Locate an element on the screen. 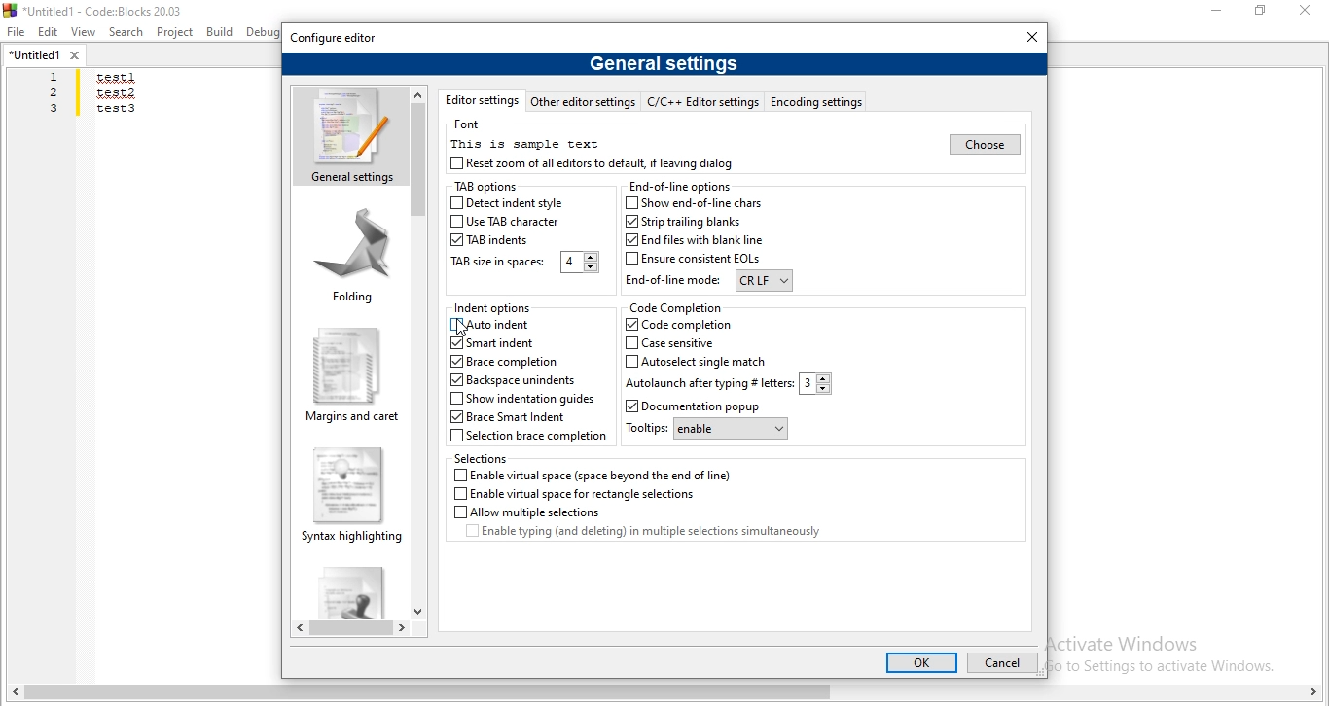  Font is located at coordinates (470, 124).